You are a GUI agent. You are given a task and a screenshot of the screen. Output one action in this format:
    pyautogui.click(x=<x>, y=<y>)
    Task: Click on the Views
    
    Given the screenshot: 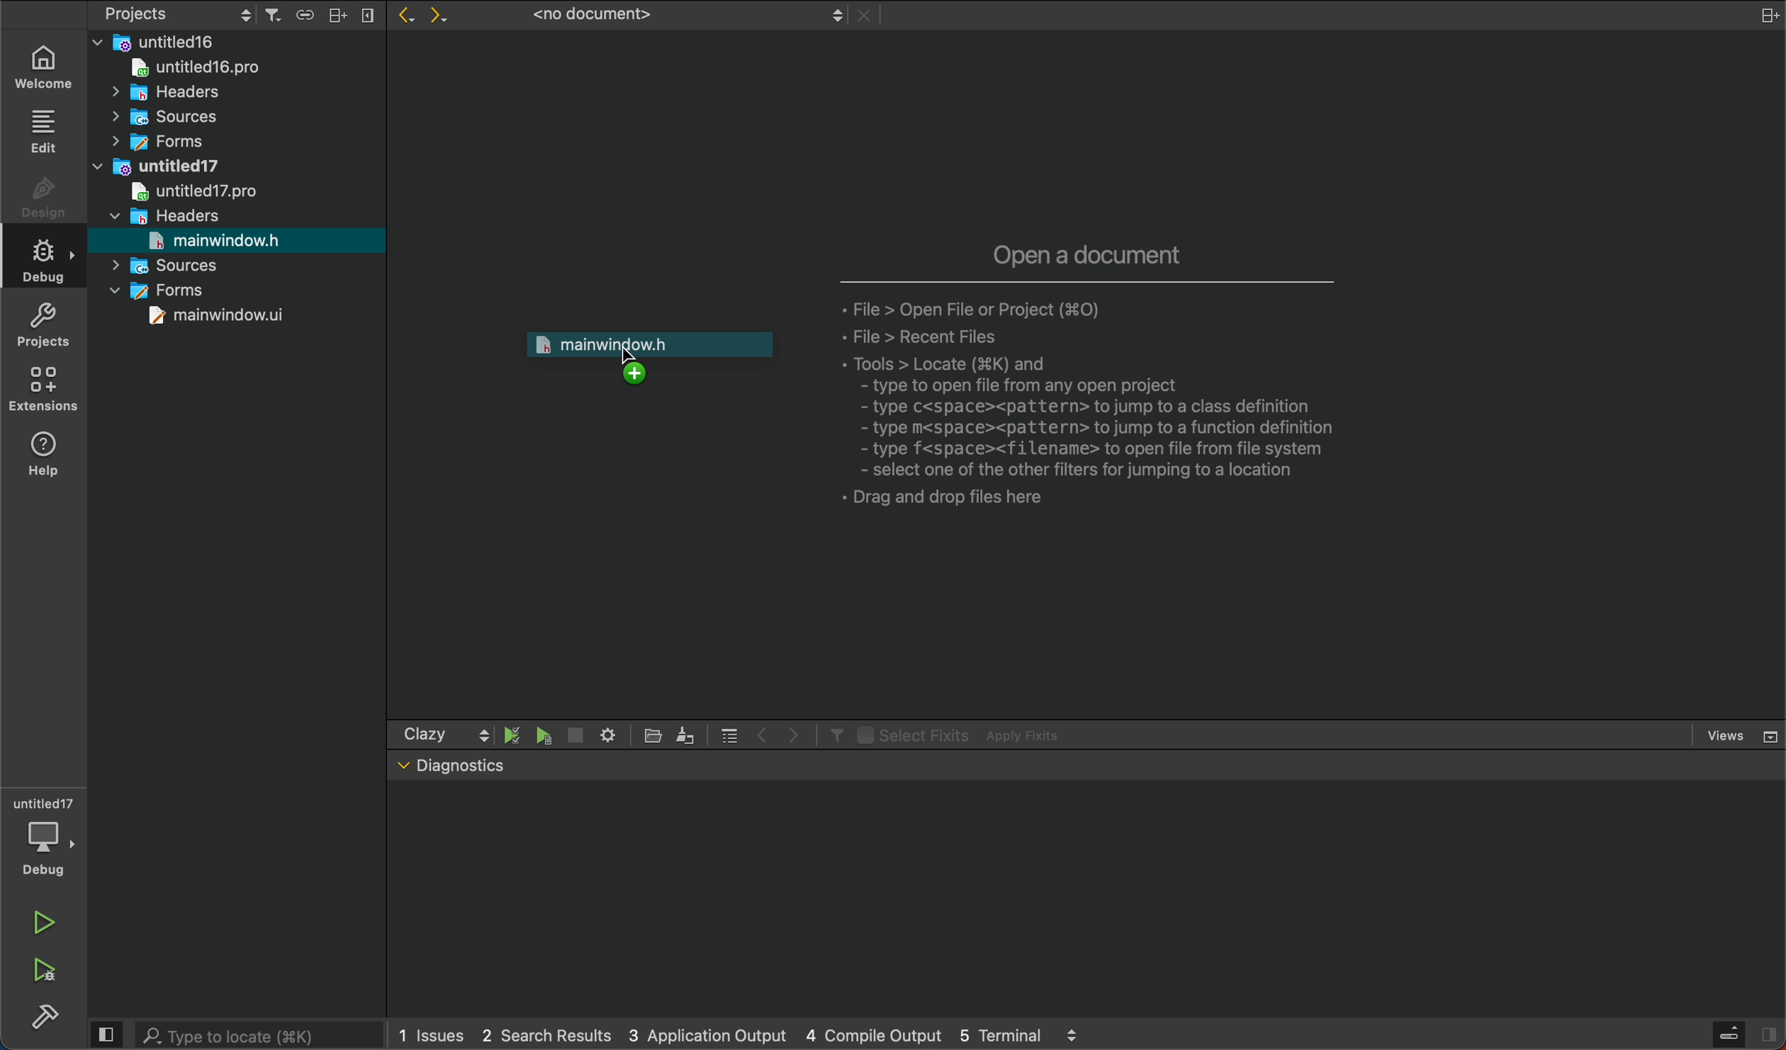 What is the action you would take?
    pyautogui.click(x=1741, y=735)
    